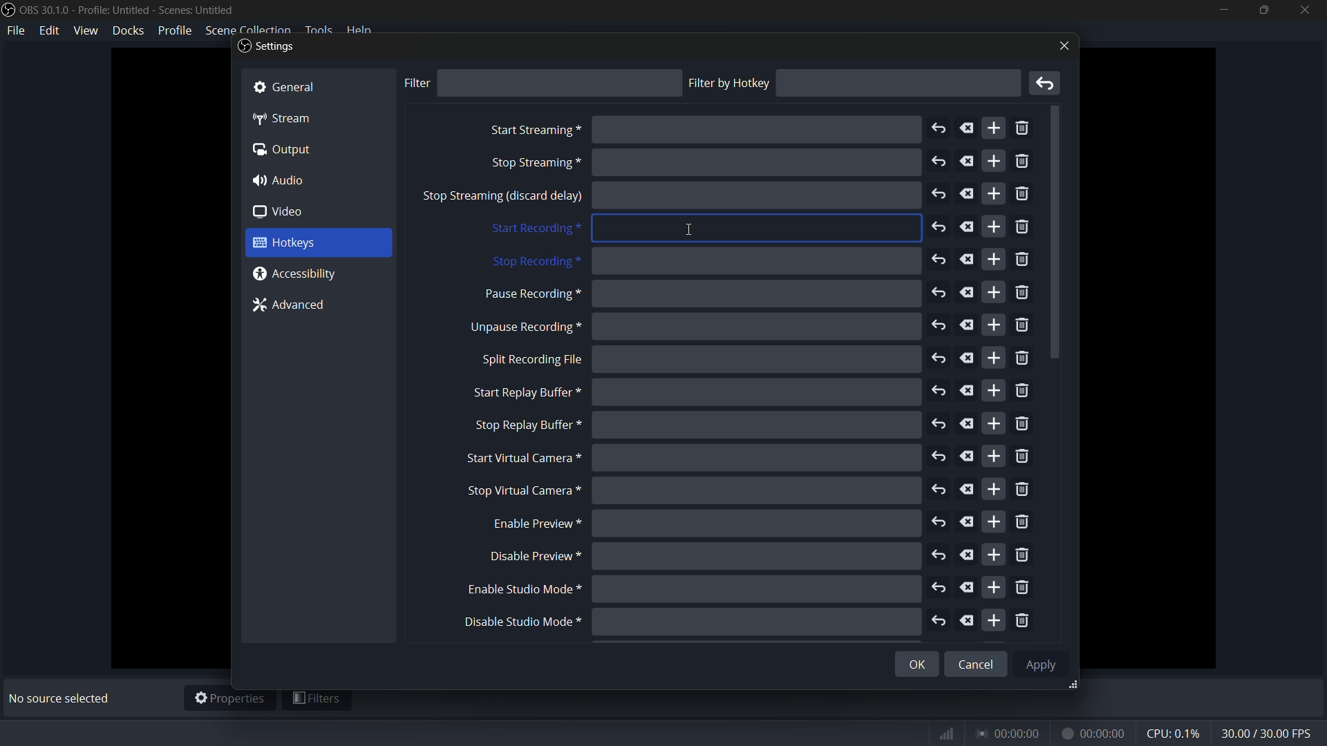 The height and width of the screenshot is (746, 1327). Describe the element at coordinates (939, 294) in the screenshot. I see `undo` at that location.